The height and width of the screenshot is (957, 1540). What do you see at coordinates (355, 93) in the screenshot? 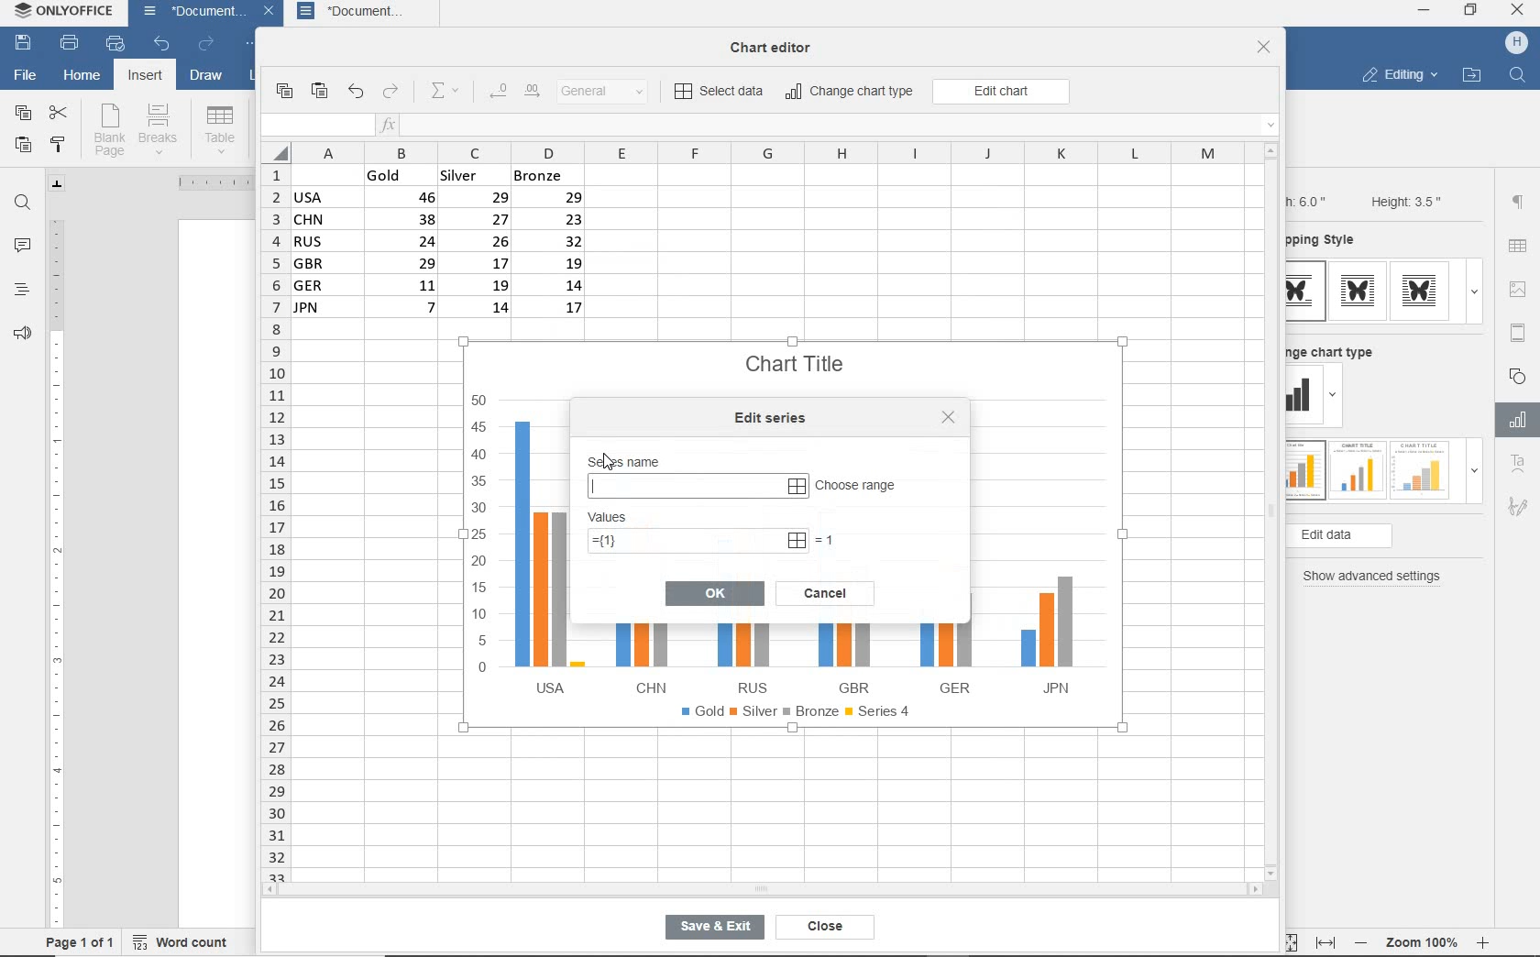
I see `undo` at bounding box center [355, 93].